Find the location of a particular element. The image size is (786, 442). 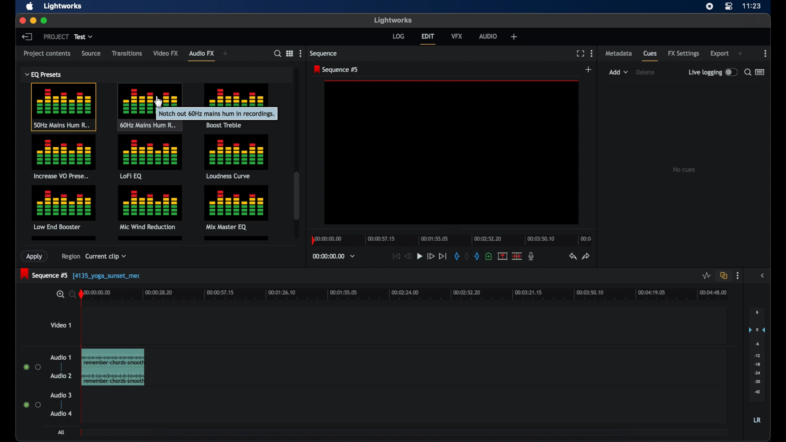

lightworks is located at coordinates (392, 20).